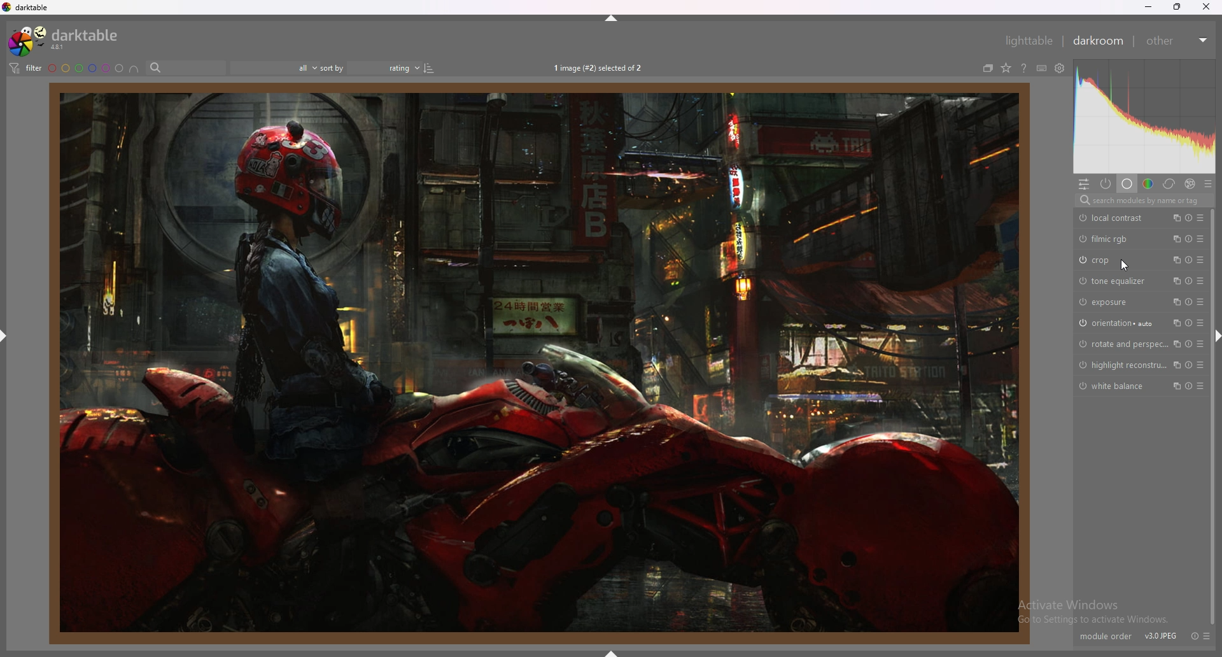  Describe the element at coordinates (1200, 301) in the screenshot. I see `presets` at that location.